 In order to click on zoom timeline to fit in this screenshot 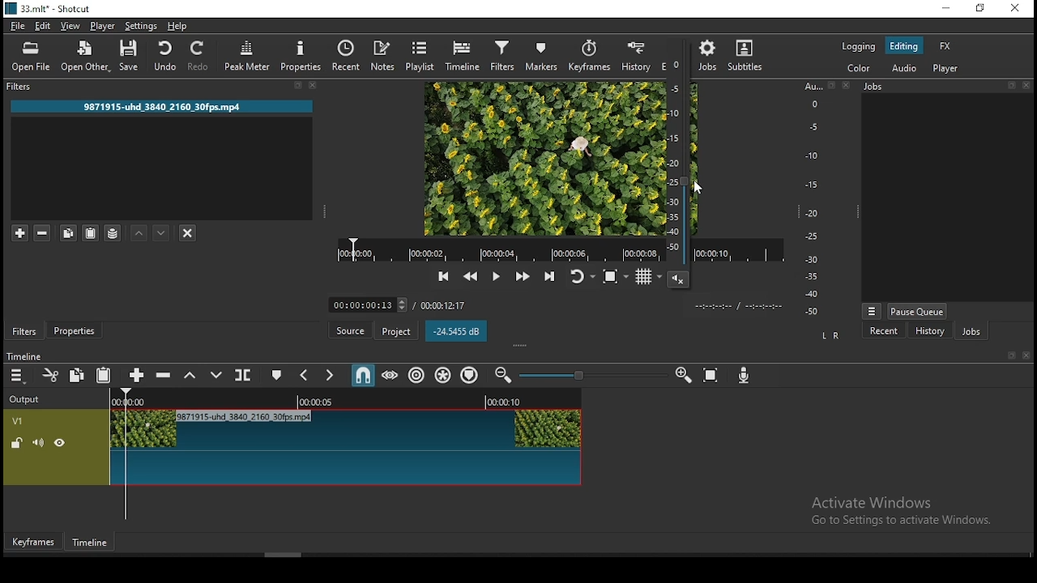, I will do `click(712, 375)`.